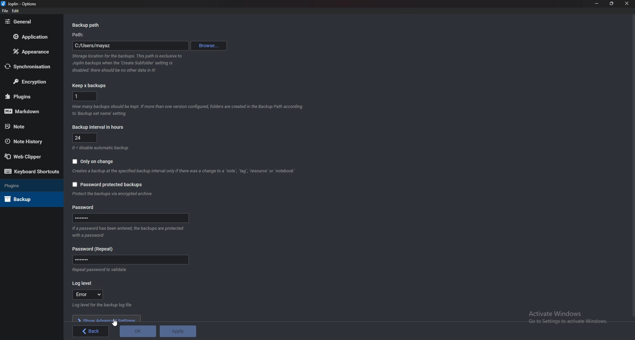 This screenshot has width=635, height=340. I want to click on Hours, so click(84, 138).